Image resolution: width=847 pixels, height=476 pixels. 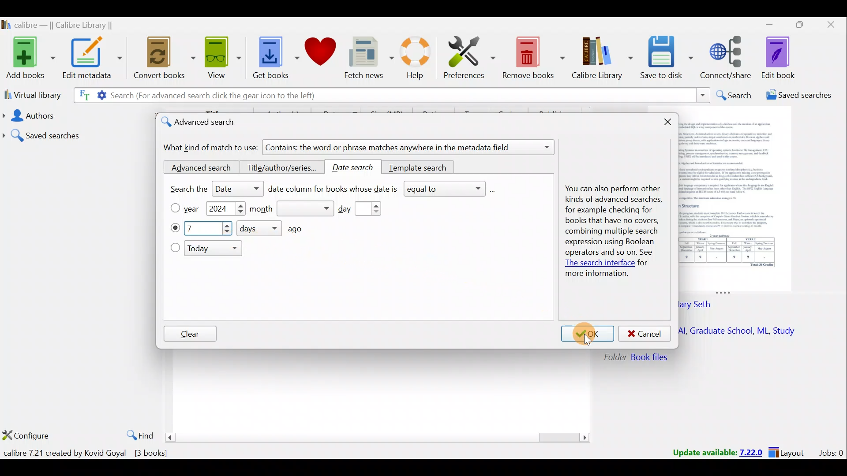 What do you see at coordinates (796, 96) in the screenshot?
I see `Saved searches` at bounding box center [796, 96].